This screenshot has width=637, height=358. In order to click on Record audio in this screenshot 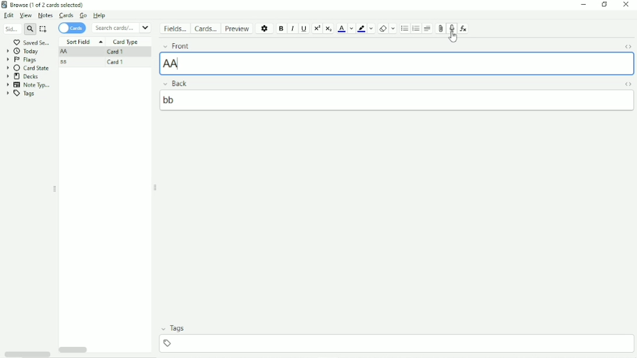, I will do `click(450, 29)`.